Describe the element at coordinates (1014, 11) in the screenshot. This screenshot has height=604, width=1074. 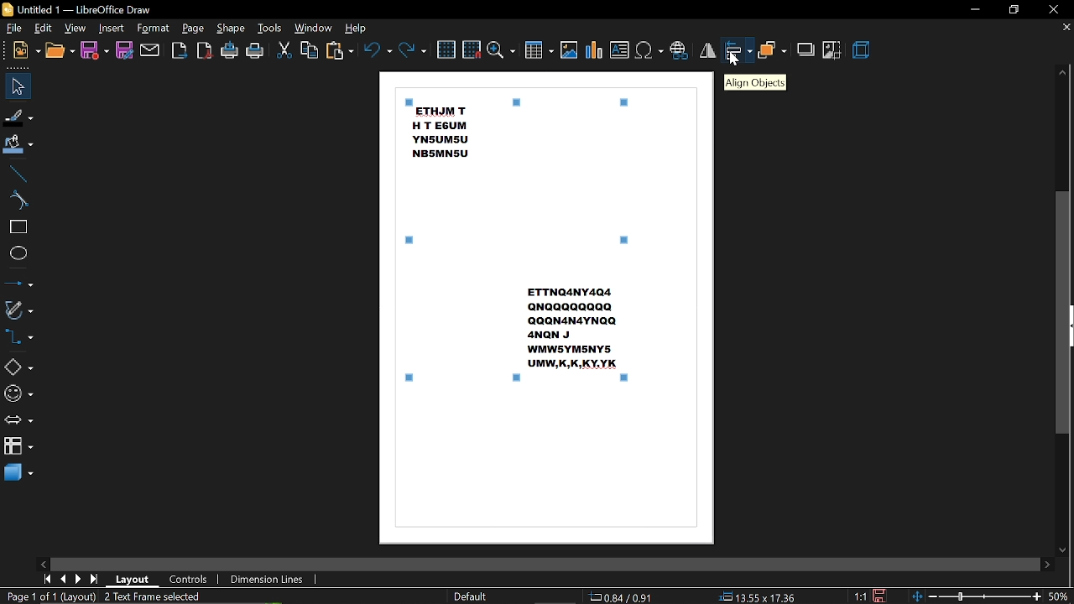
I see `restore down` at that location.